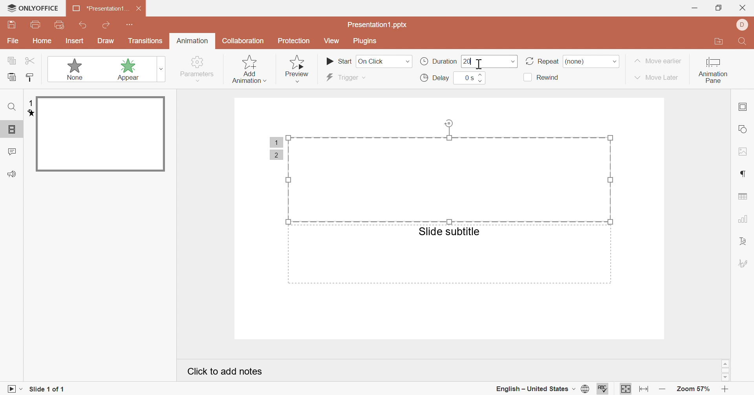 Image resolution: width=754 pixels, height=395 pixels. What do you see at coordinates (725, 364) in the screenshot?
I see `scroll up` at bounding box center [725, 364].